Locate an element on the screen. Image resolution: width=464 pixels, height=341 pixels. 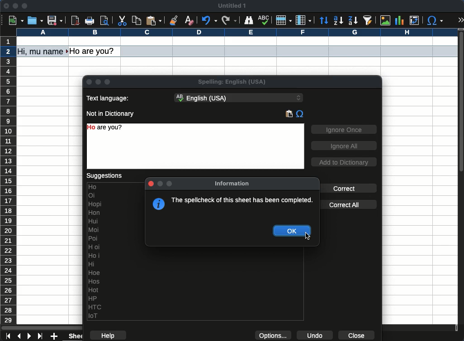
Moi is located at coordinates (95, 229).